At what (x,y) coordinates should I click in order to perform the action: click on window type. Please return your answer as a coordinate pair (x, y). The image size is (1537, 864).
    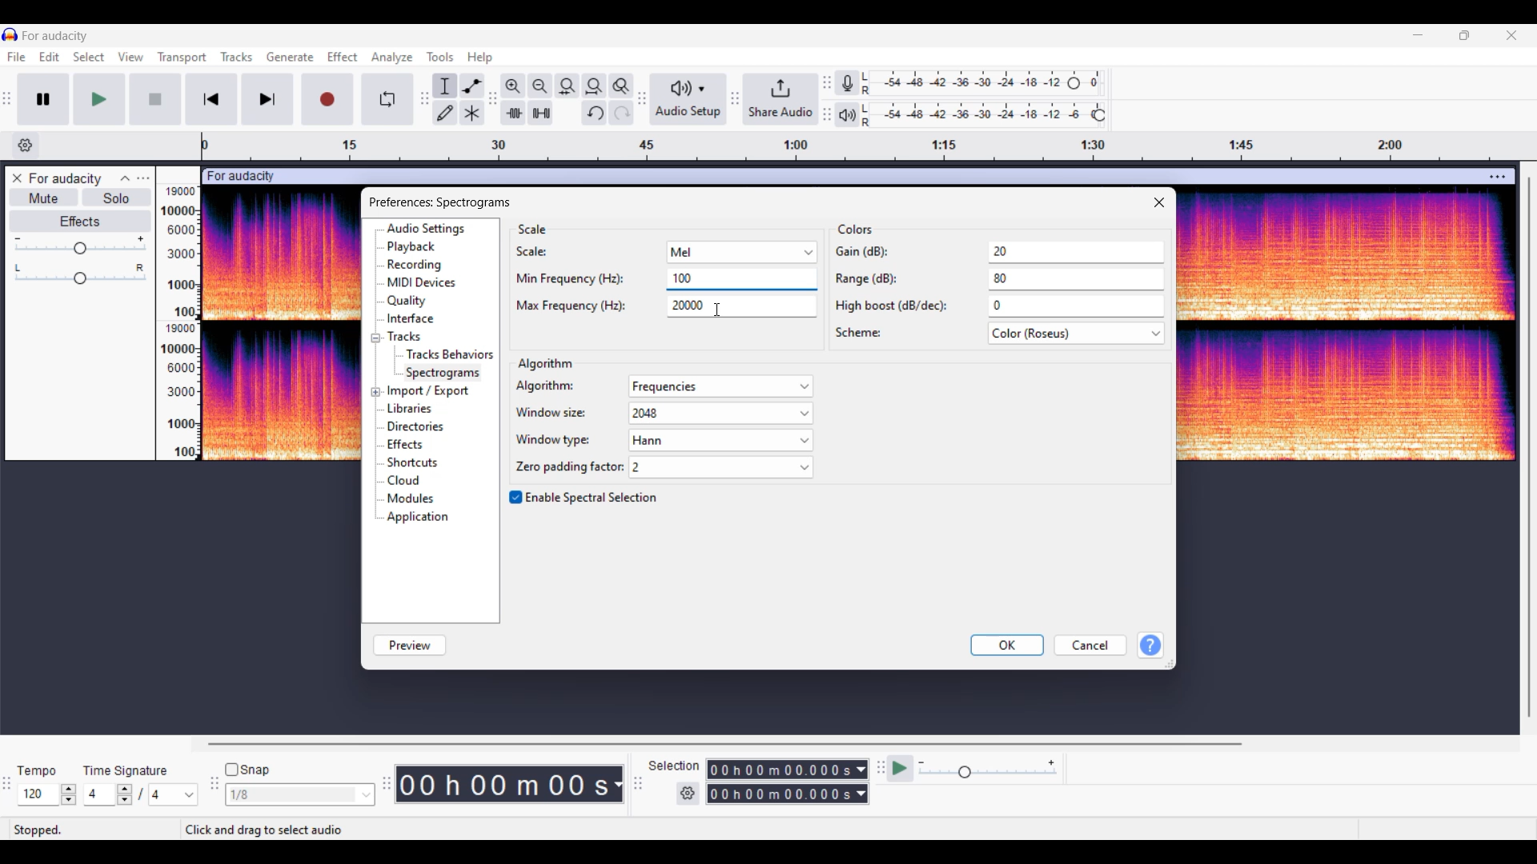
    Looking at the image, I should click on (661, 442).